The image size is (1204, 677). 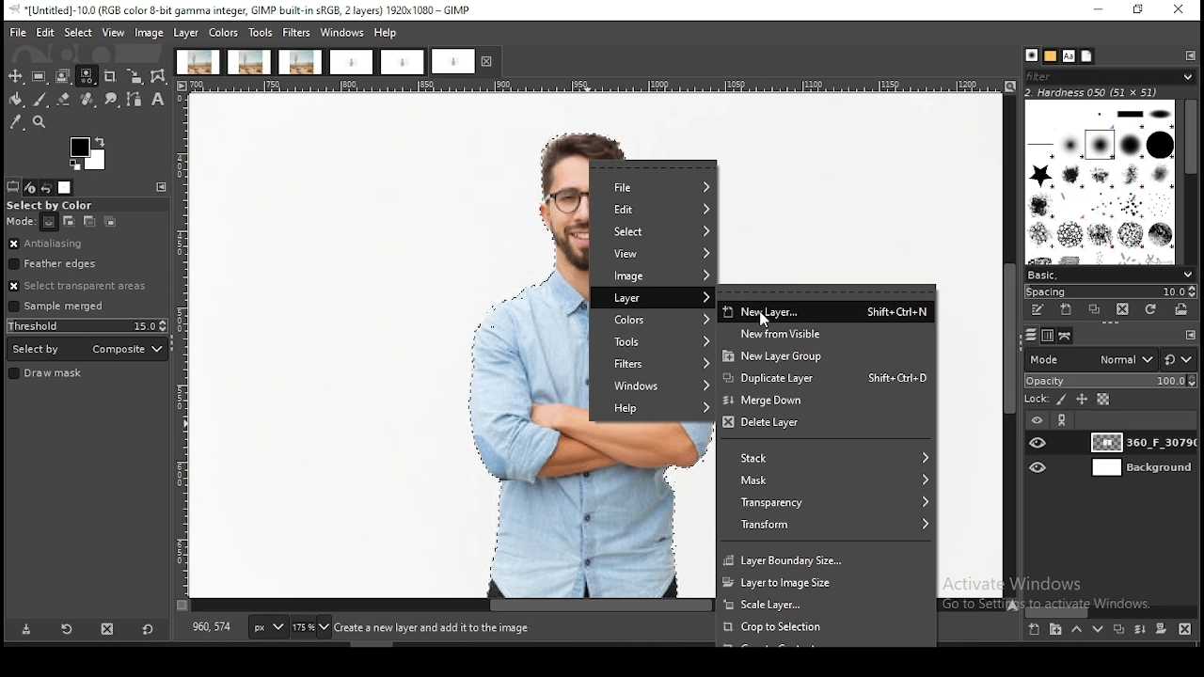 I want to click on layer, so click(x=1140, y=442).